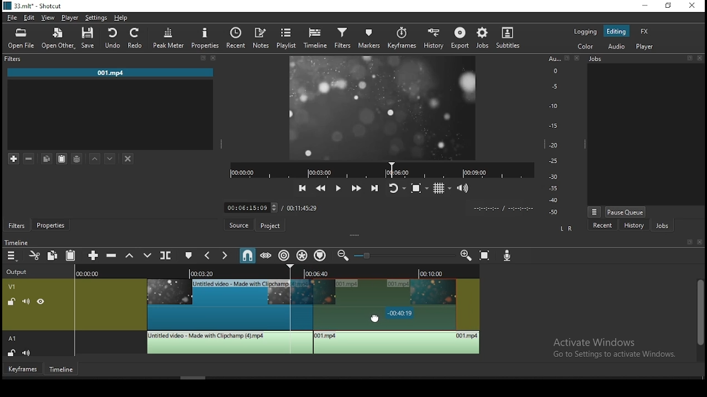 The width and height of the screenshot is (707, 397). I want to click on output, so click(19, 271).